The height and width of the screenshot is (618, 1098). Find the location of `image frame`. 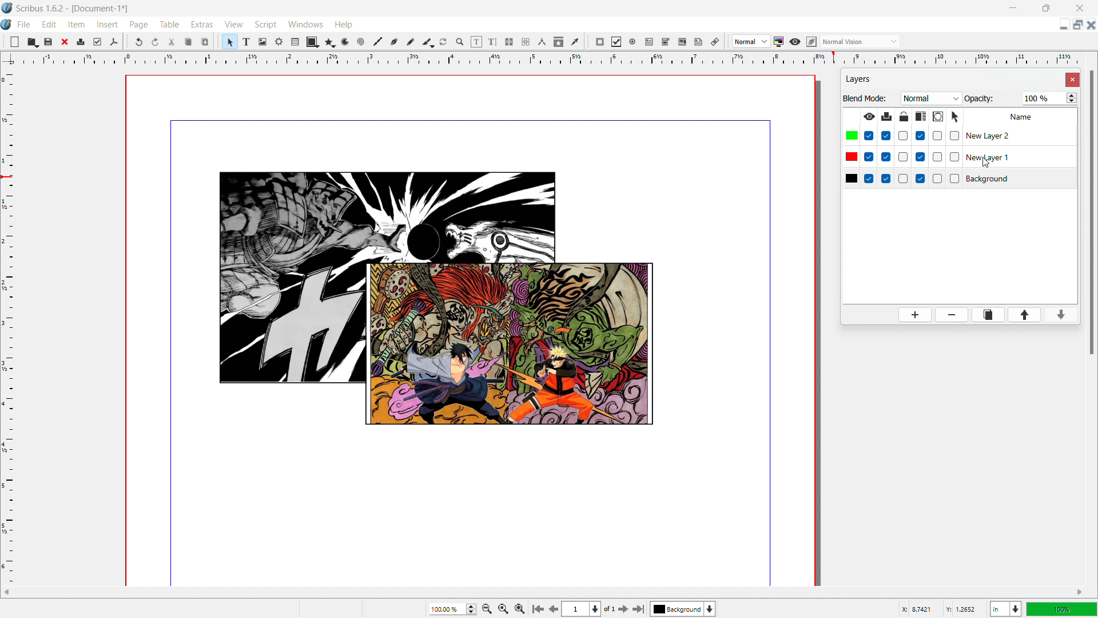

image frame is located at coordinates (263, 42).